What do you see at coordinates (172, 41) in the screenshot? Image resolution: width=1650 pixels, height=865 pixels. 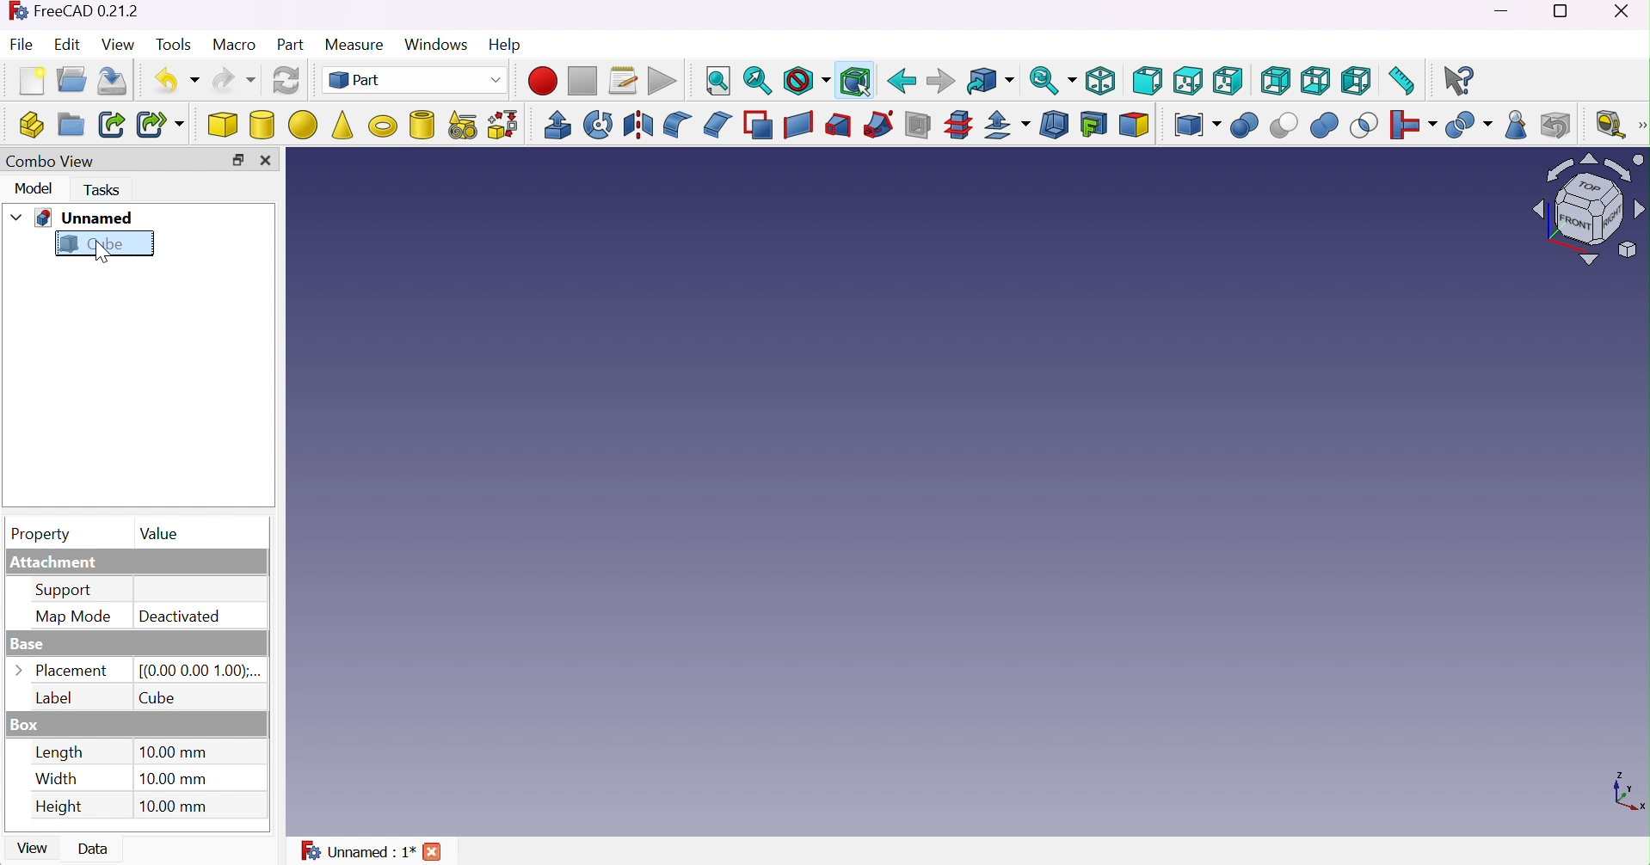 I see `Tools` at bounding box center [172, 41].